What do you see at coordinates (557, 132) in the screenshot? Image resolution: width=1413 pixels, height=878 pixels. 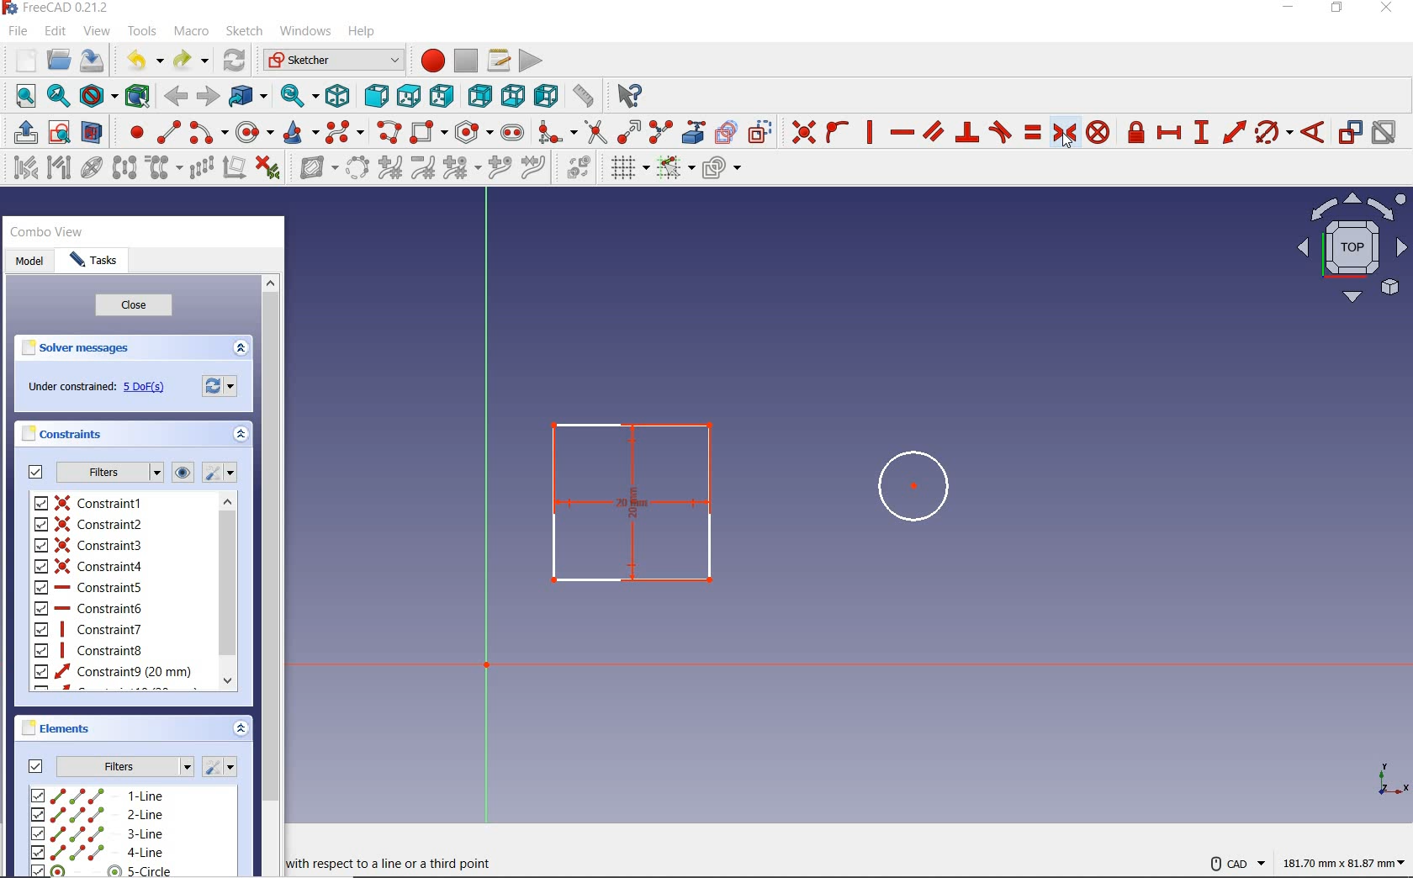 I see `create fillet` at bounding box center [557, 132].